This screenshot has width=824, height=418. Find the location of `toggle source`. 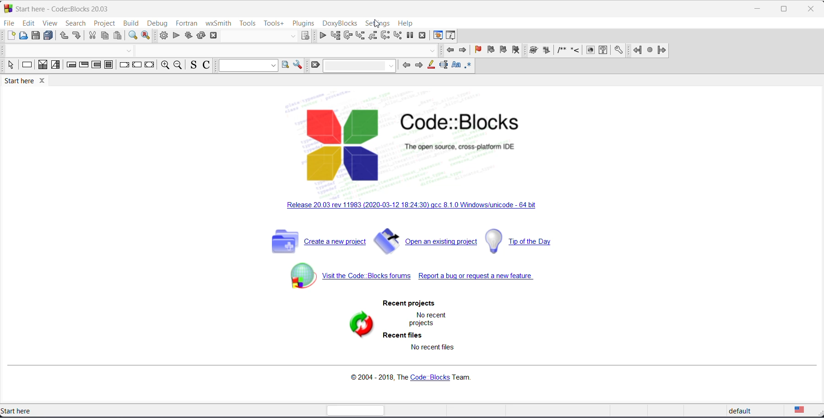

toggle source is located at coordinates (194, 65).